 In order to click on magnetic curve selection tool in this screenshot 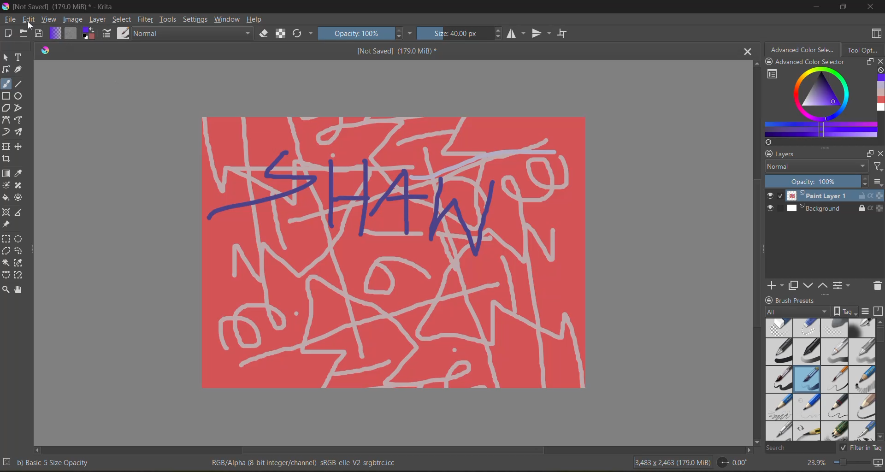, I will do `click(20, 275)`.